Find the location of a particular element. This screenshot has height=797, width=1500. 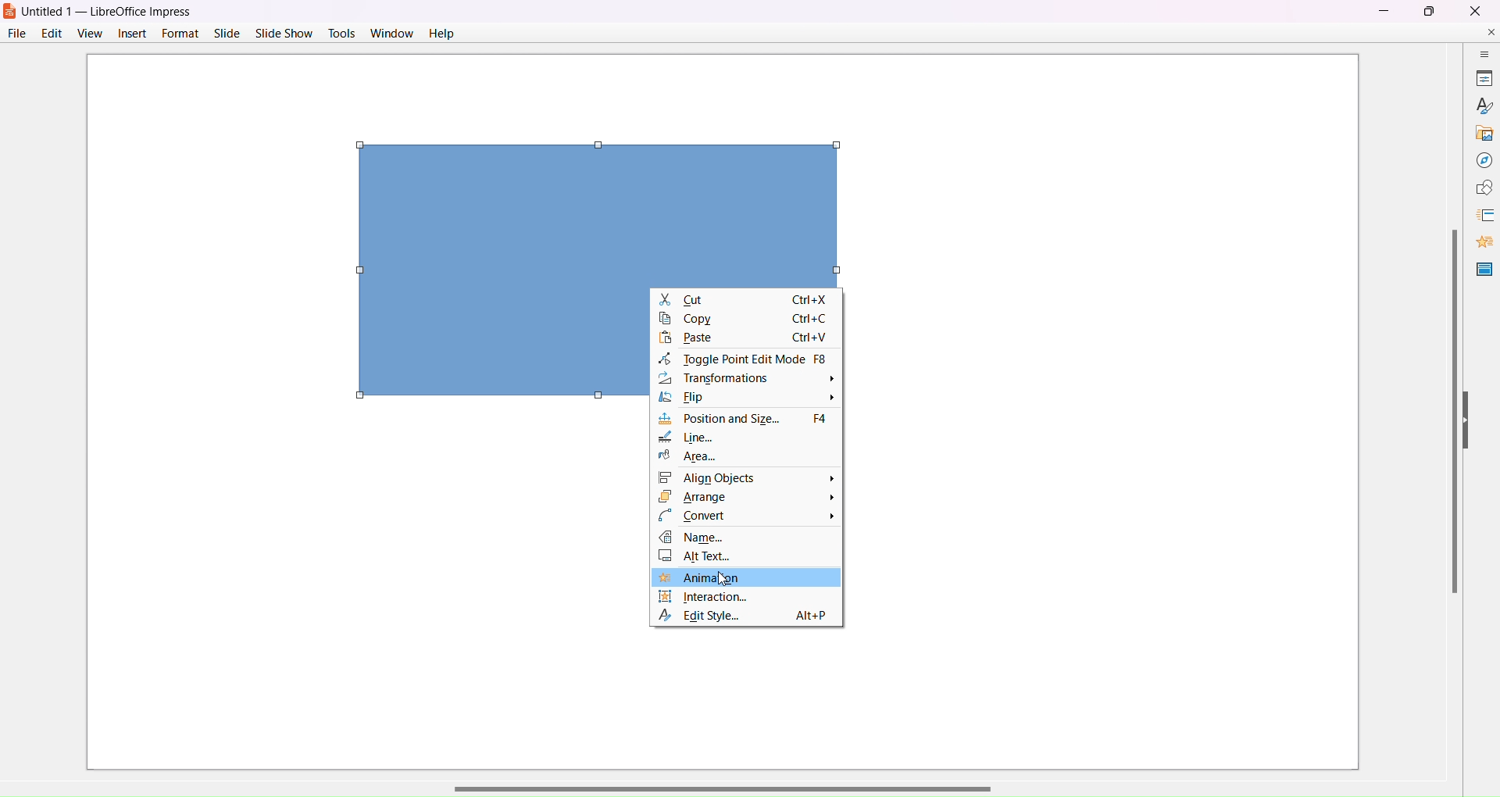

Alt tect is located at coordinates (749, 556).